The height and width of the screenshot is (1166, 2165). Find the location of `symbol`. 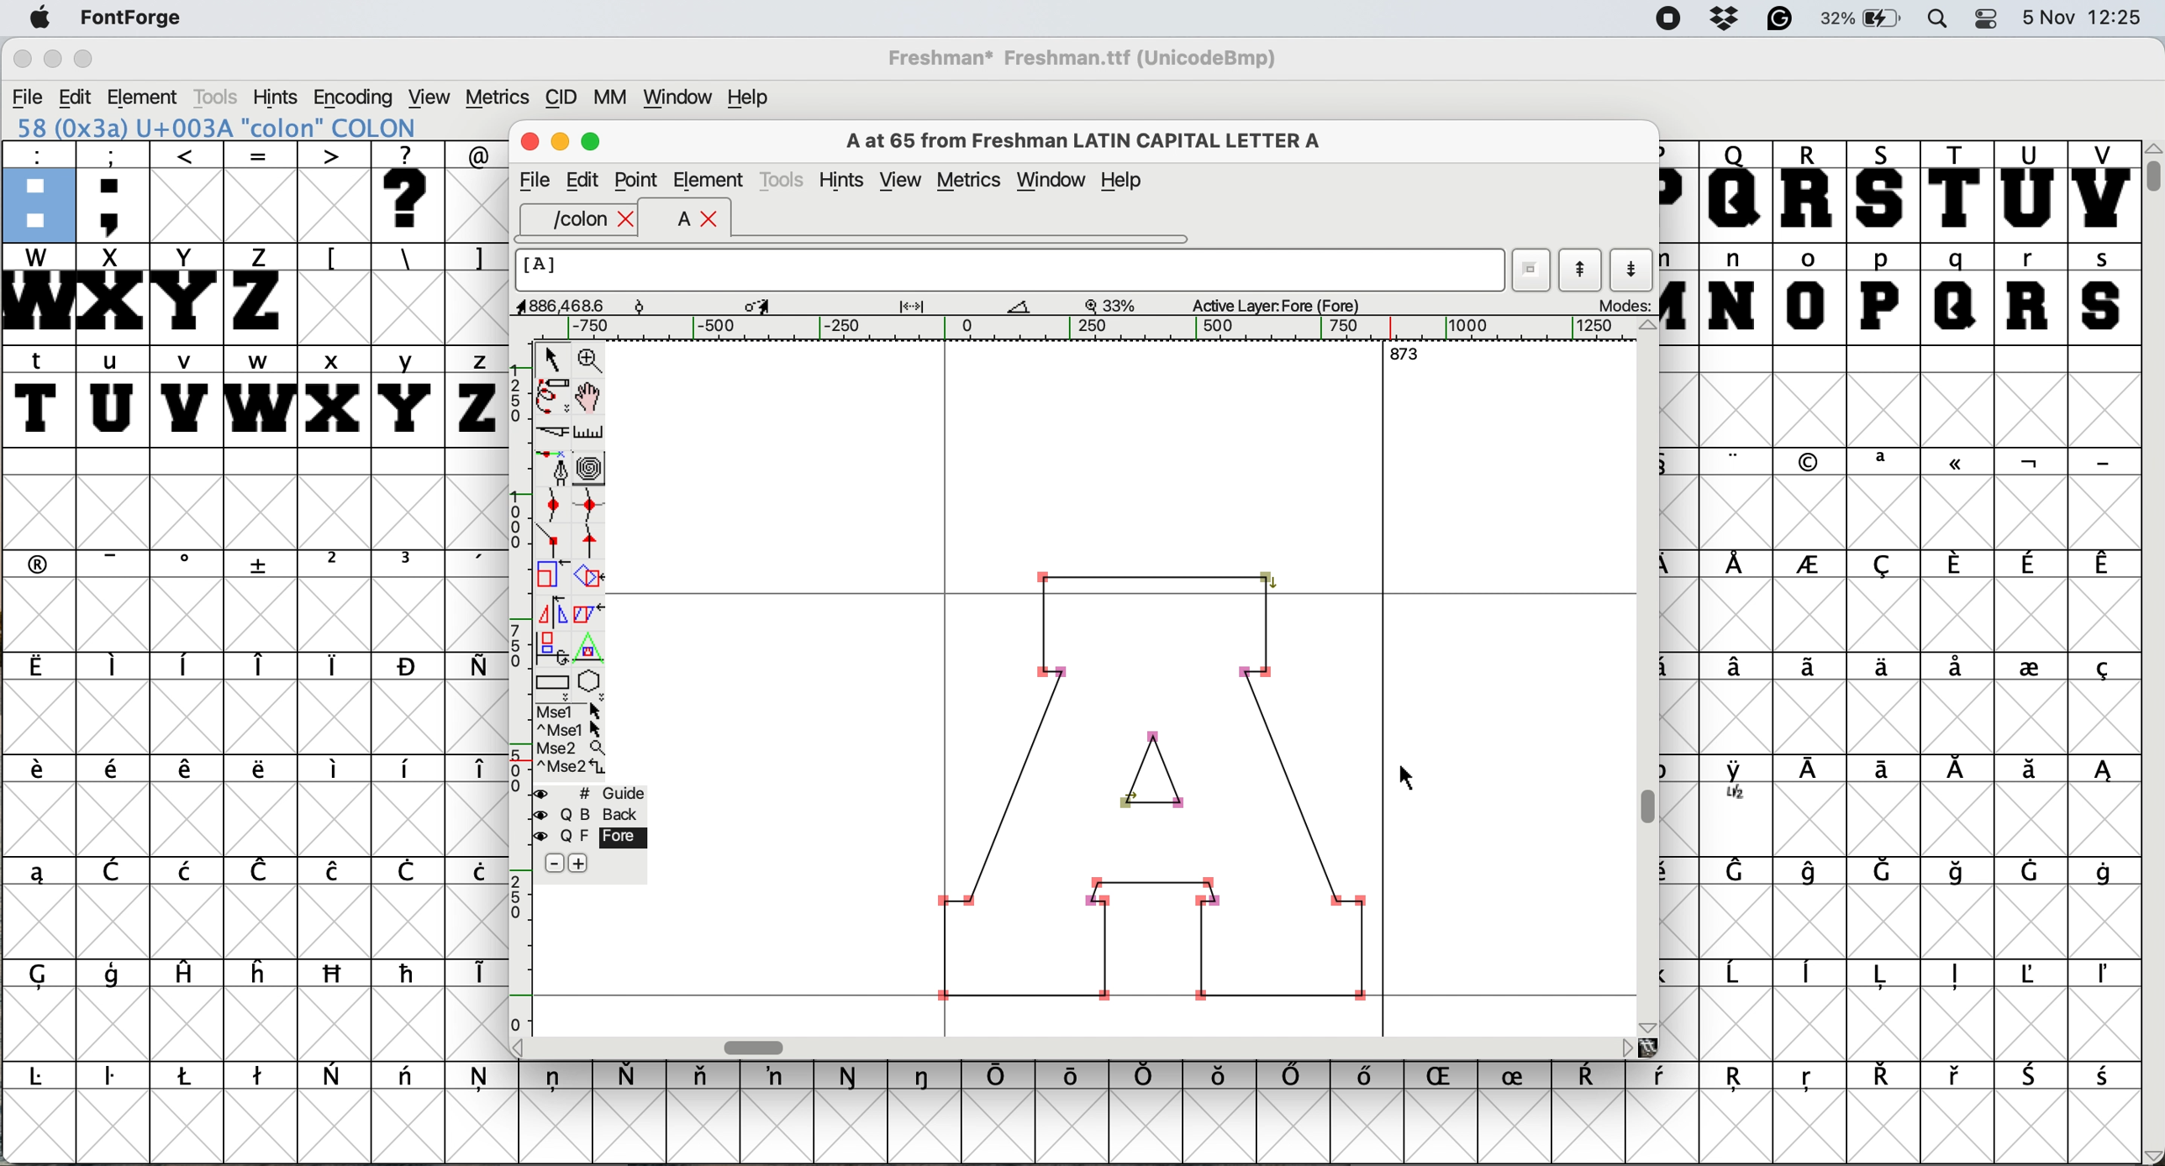

symbol is located at coordinates (474, 871).